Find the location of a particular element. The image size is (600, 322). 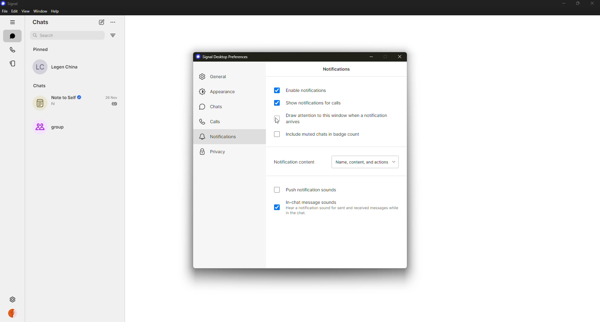

calls is located at coordinates (12, 48).